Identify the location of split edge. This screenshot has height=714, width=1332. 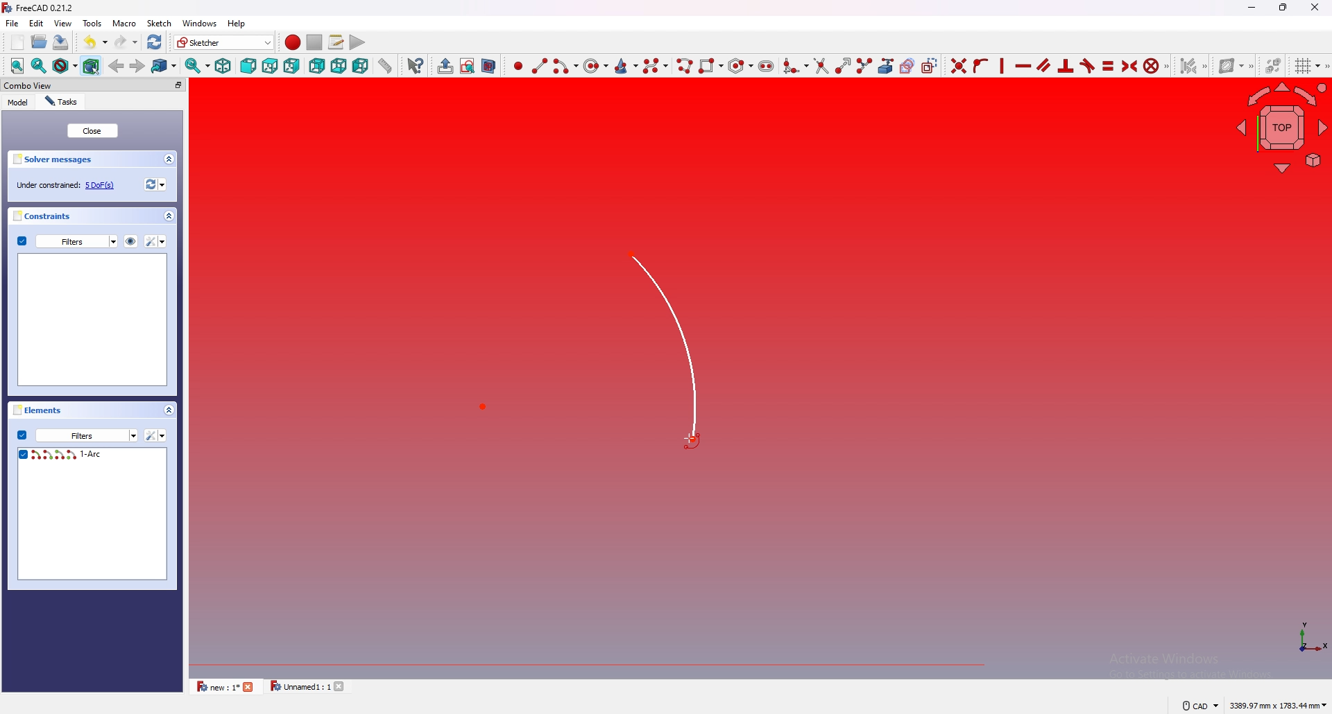
(863, 64).